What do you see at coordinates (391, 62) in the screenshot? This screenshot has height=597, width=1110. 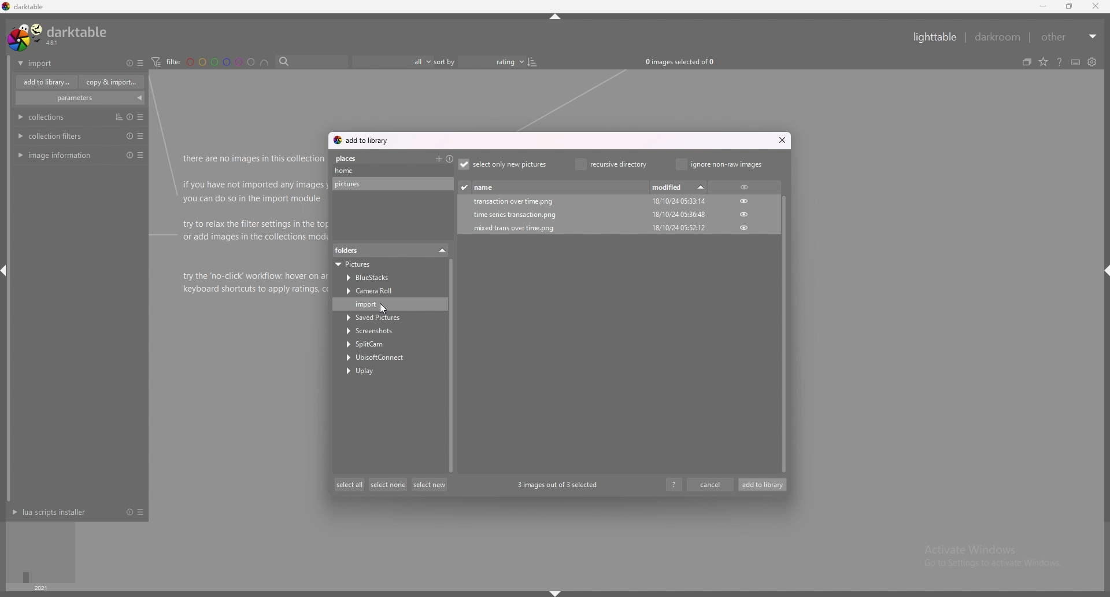 I see `filter by images rating` at bounding box center [391, 62].